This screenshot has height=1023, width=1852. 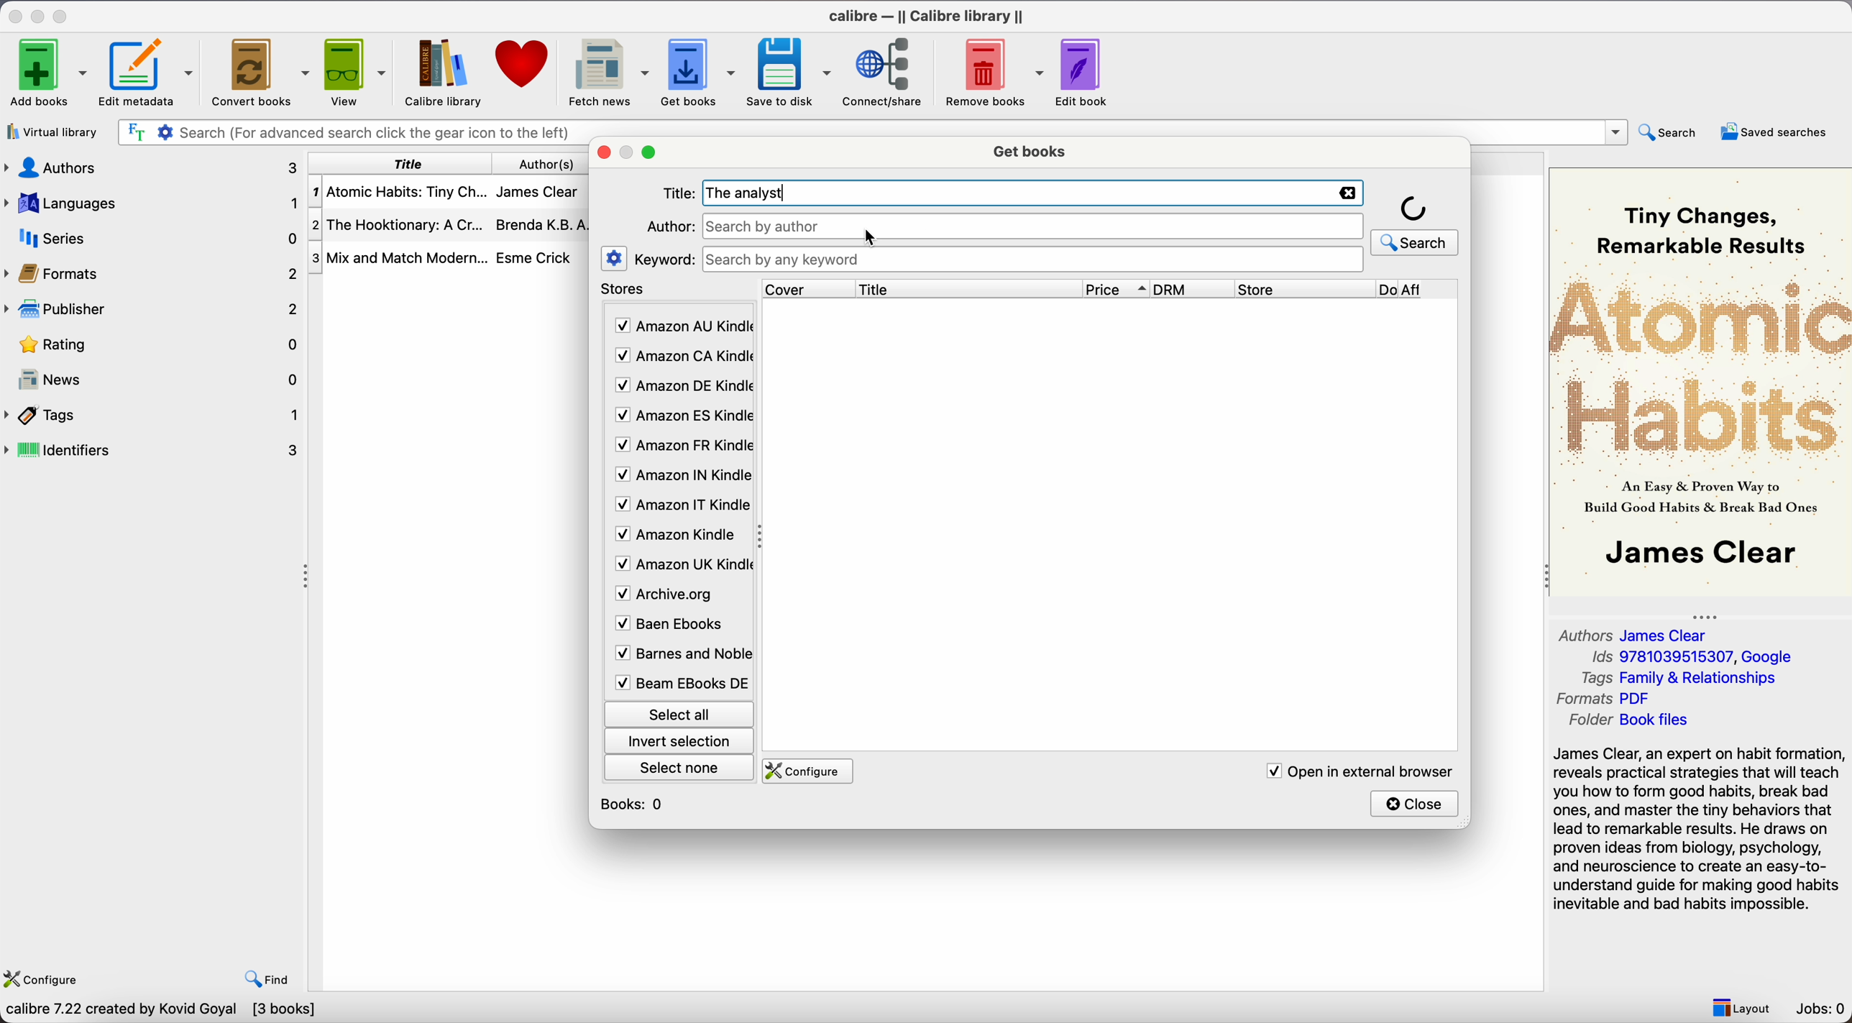 What do you see at coordinates (925, 14) in the screenshot?
I see `Calibre - || Calibre library ||` at bounding box center [925, 14].